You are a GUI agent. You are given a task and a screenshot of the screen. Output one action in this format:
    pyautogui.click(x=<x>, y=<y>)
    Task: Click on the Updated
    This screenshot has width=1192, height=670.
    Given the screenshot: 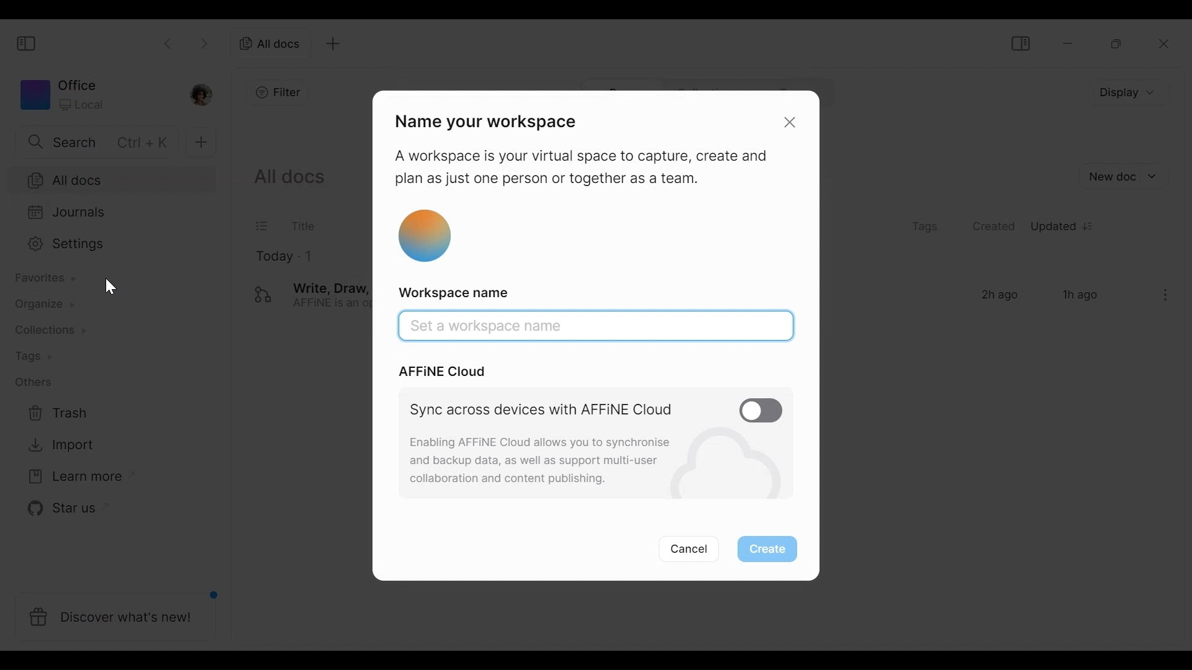 What is the action you would take?
    pyautogui.click(x=1065, y=227)
    